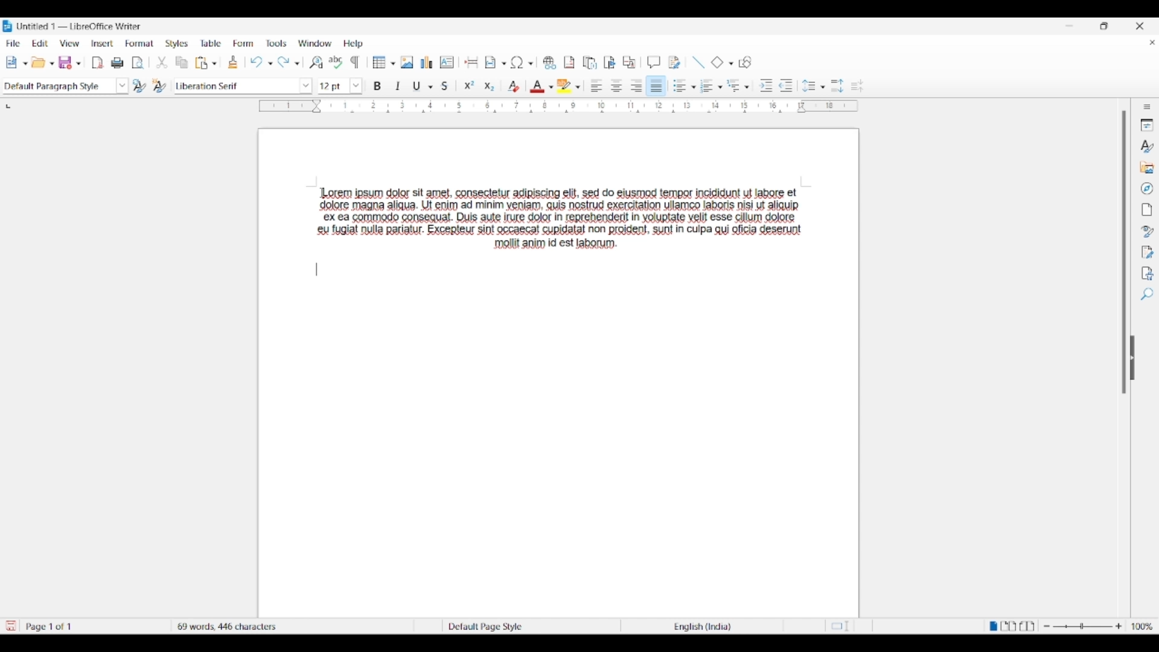  I want to click on Align center, so click(616, 86).